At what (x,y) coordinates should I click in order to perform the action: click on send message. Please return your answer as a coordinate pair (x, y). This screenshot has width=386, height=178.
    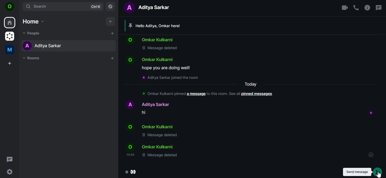
    Looking at the image, I should click on (378, 172).